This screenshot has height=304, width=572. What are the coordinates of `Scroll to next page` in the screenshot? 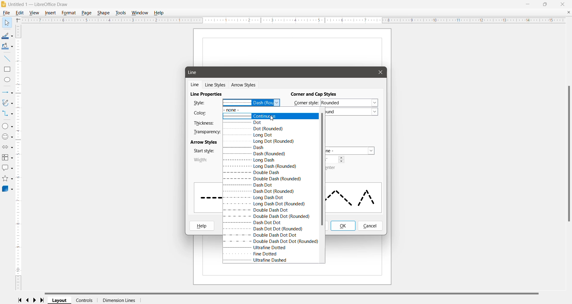 It's located at (35, 300).